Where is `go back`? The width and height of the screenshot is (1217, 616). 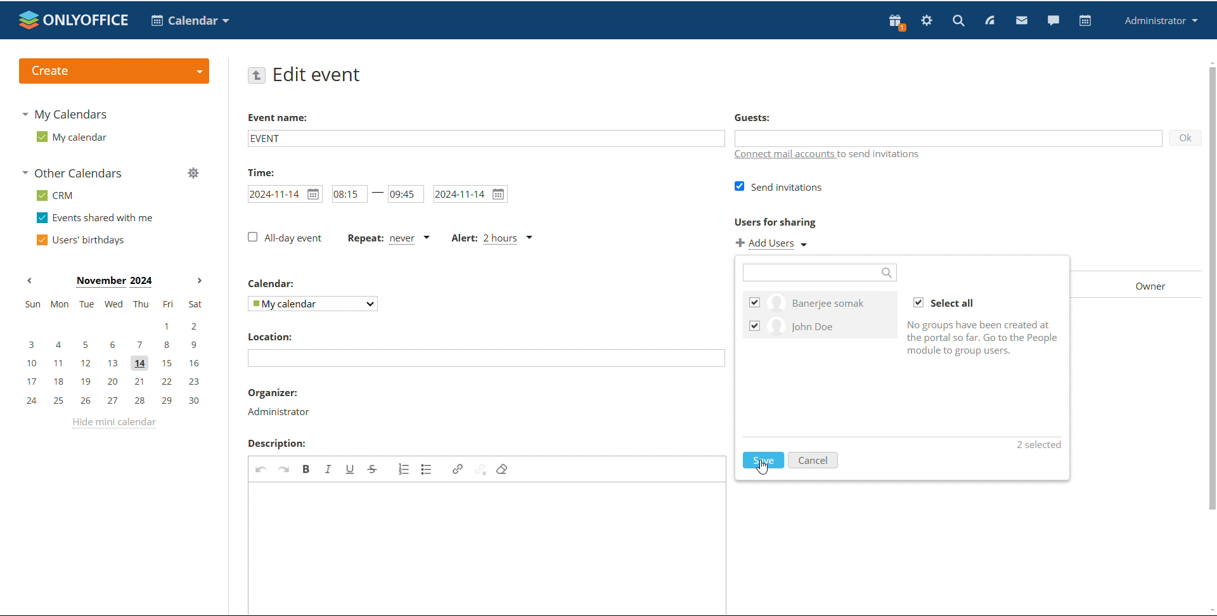
go back is located at coordinates (256, 75).